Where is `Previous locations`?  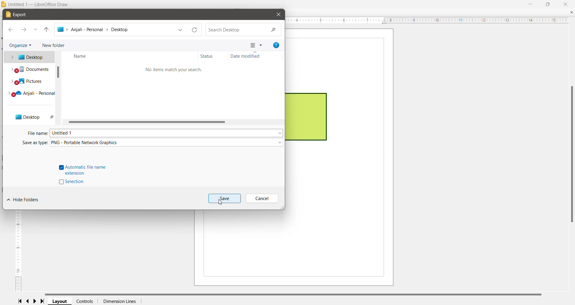
Previous locations is located at coordinates (181, 30).